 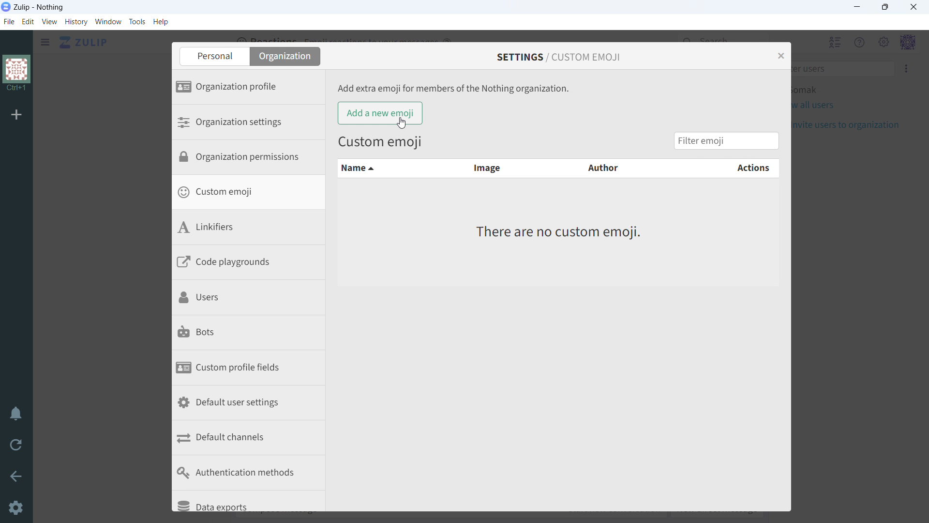 What do you see at coordinates (883, 42) in the screenshot?
I see `main menu` at bounding box center [883, 42].